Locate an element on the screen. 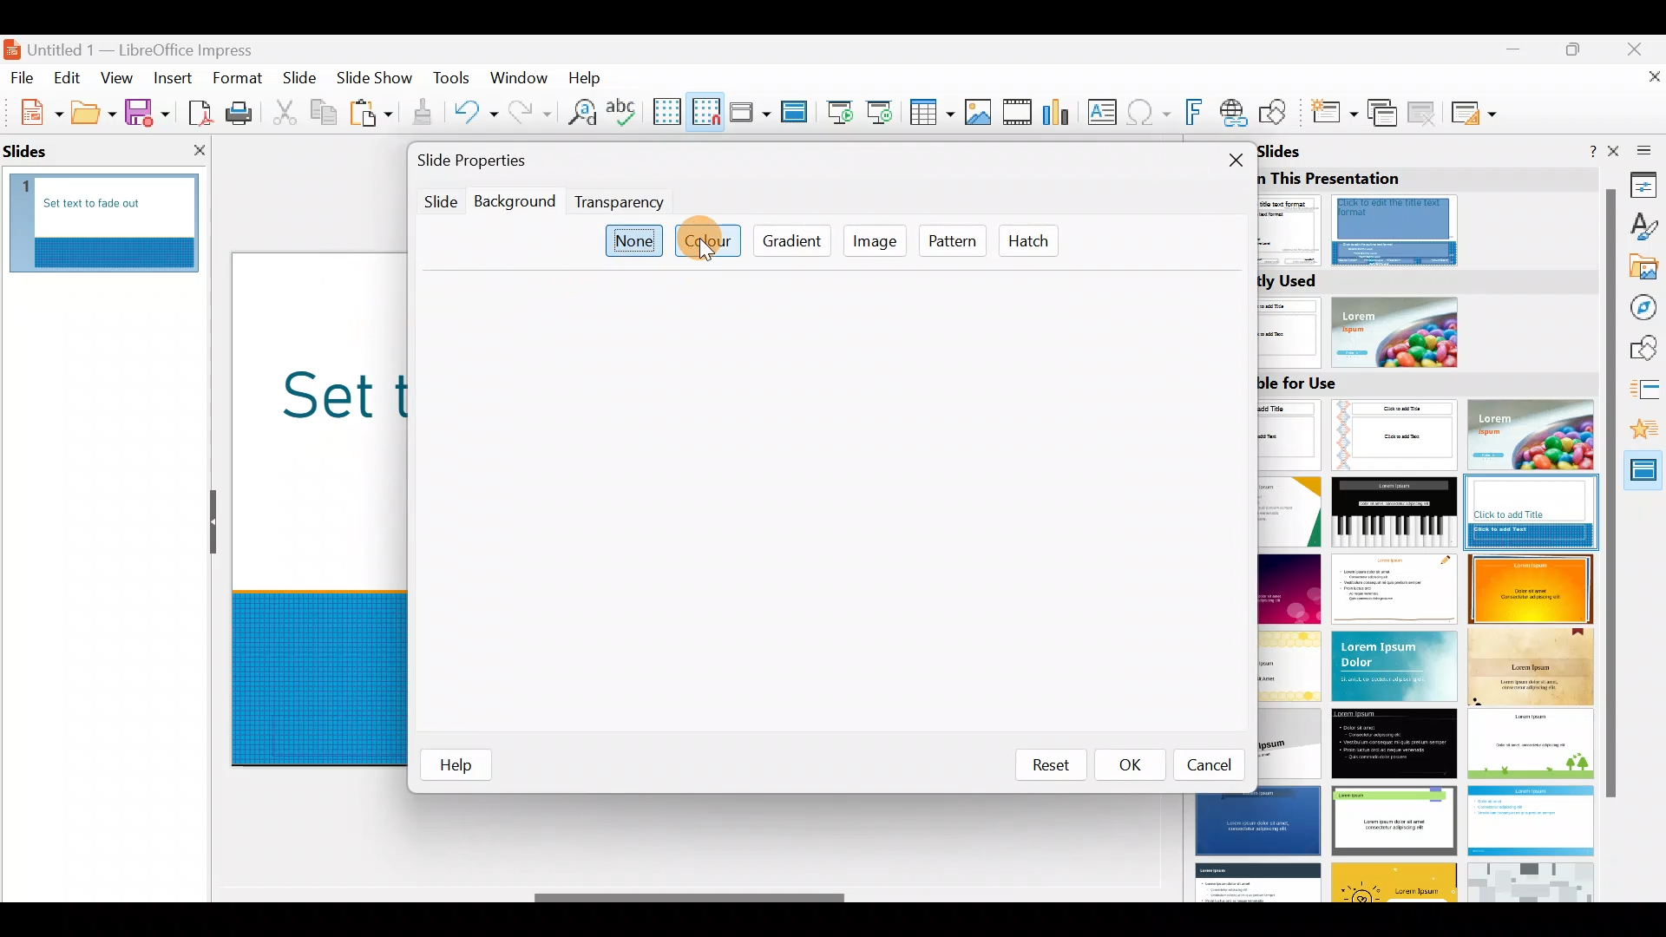 The image size is (1666, 937). Edit is located at coordinates (69, 78).